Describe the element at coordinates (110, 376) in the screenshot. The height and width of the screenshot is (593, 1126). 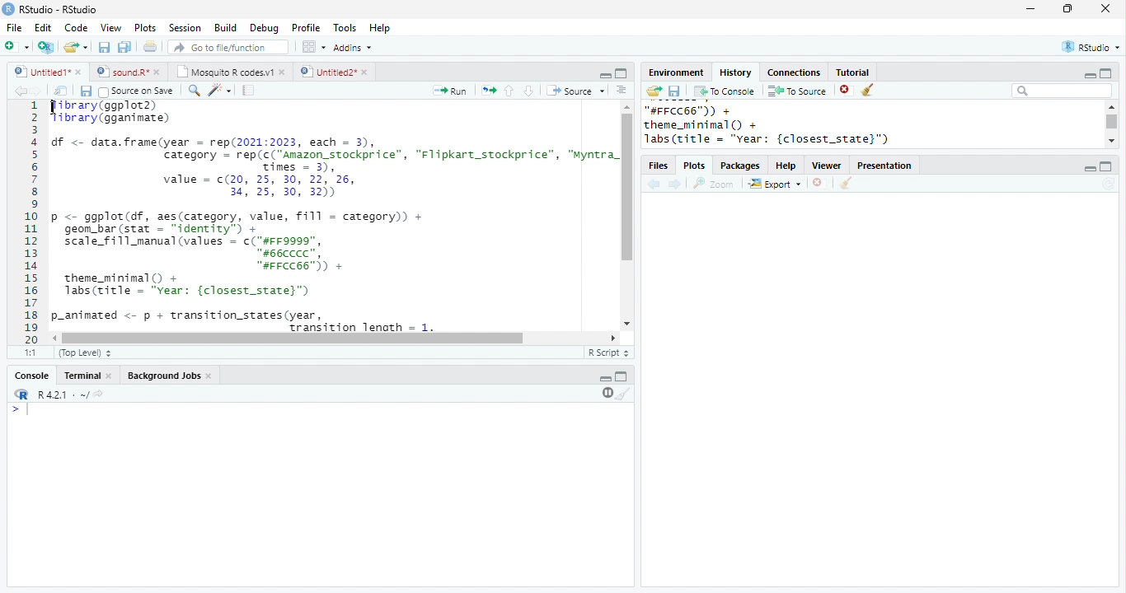
I see `close` at that location.